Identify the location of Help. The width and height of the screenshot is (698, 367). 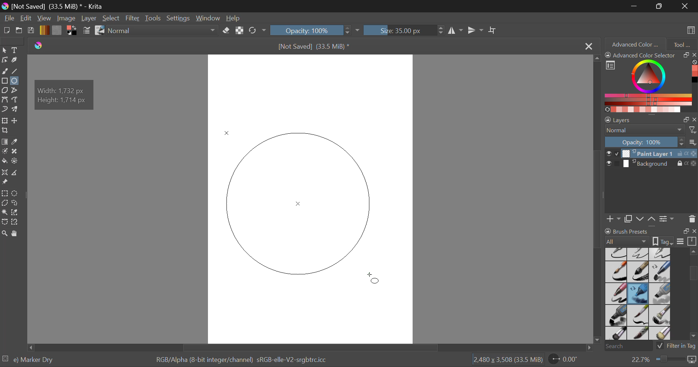
(234, 19).